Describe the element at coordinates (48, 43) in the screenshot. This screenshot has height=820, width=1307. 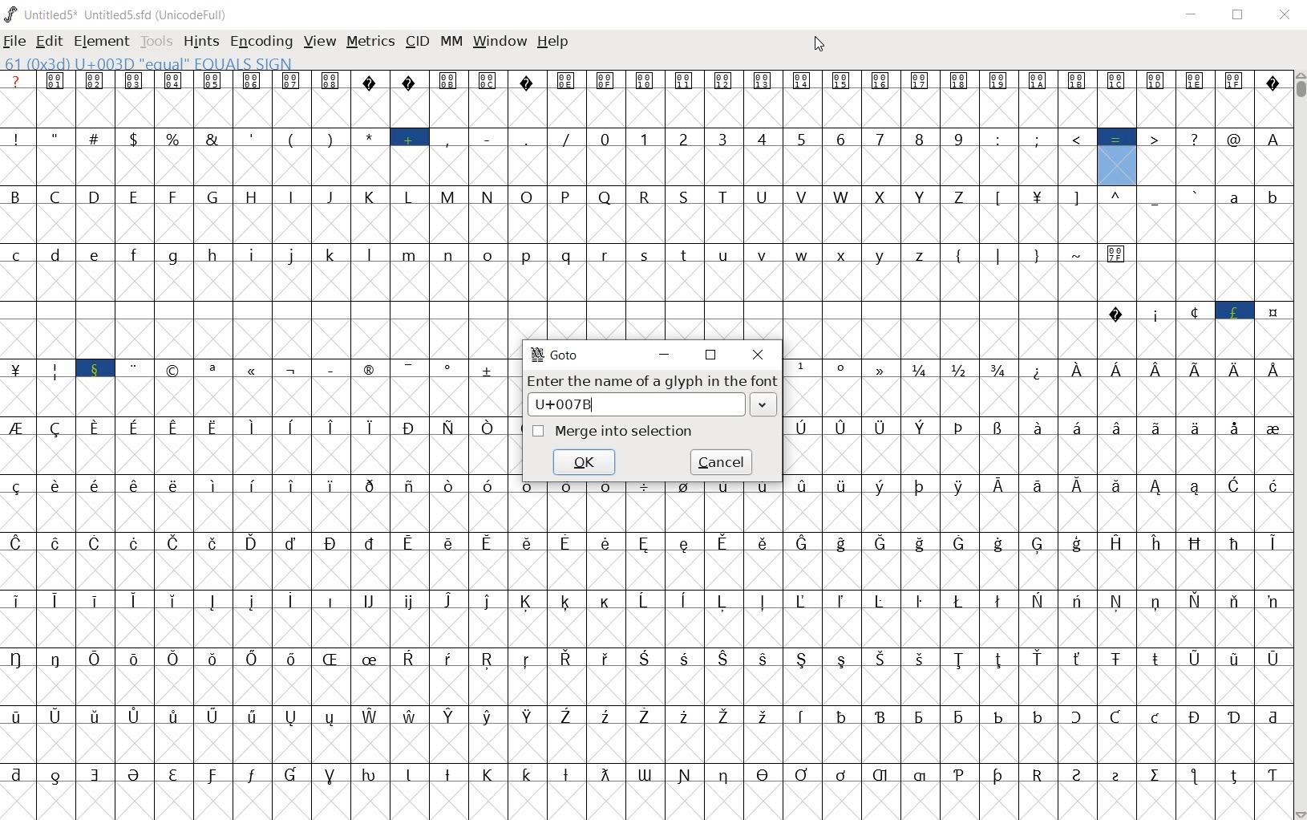
I see `edit` at that location.